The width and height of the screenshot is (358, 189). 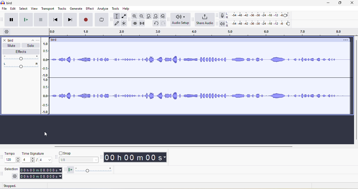 I want to click on transport, so click(x=48, y=9).